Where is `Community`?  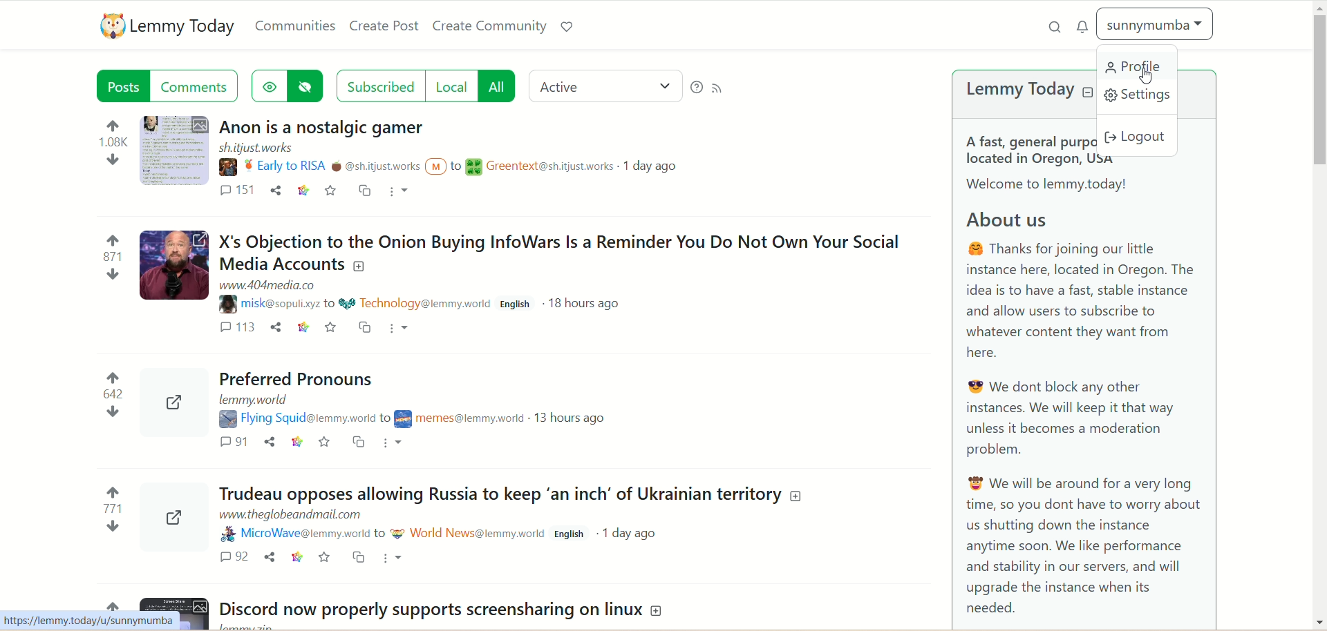
Community is located at coordinates (460, 418).